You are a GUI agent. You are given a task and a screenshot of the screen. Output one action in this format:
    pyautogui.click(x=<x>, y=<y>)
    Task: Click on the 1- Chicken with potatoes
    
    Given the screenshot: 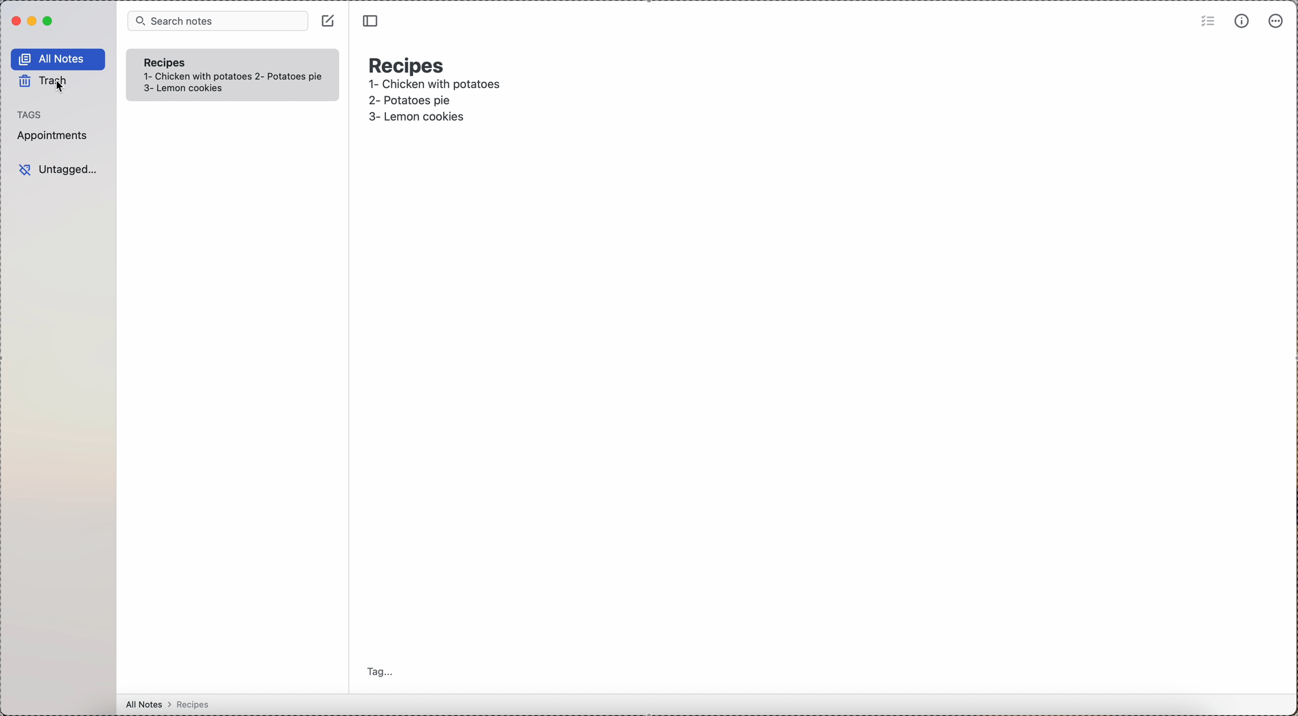 What is the action you would take?
    pyautogui.click(x=436, y=86)
    